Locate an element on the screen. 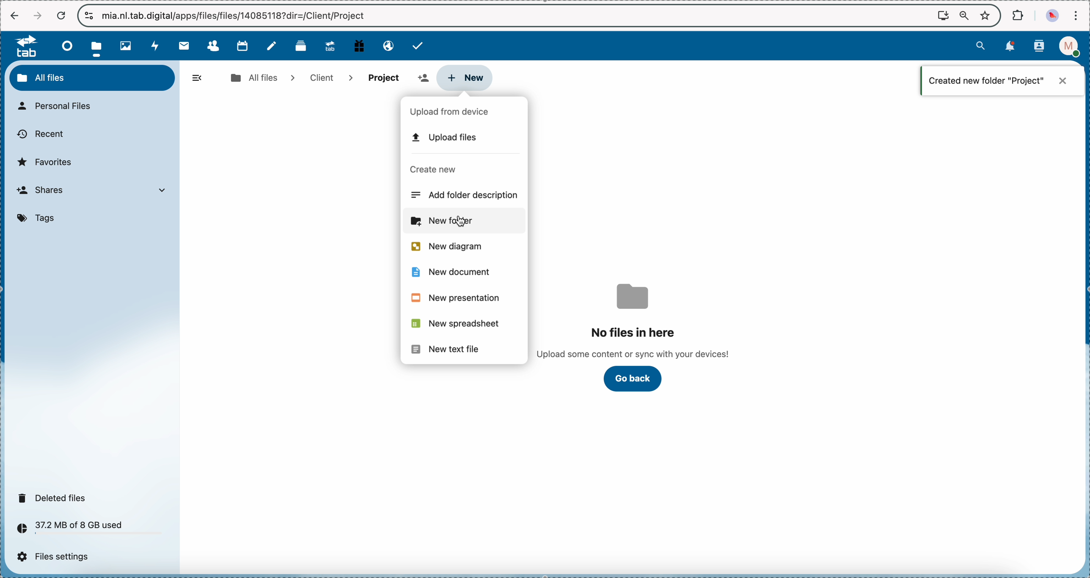 Image resolution: width=1090 pixels, height=578 pixels. notes is located at coordinates (273, 46).